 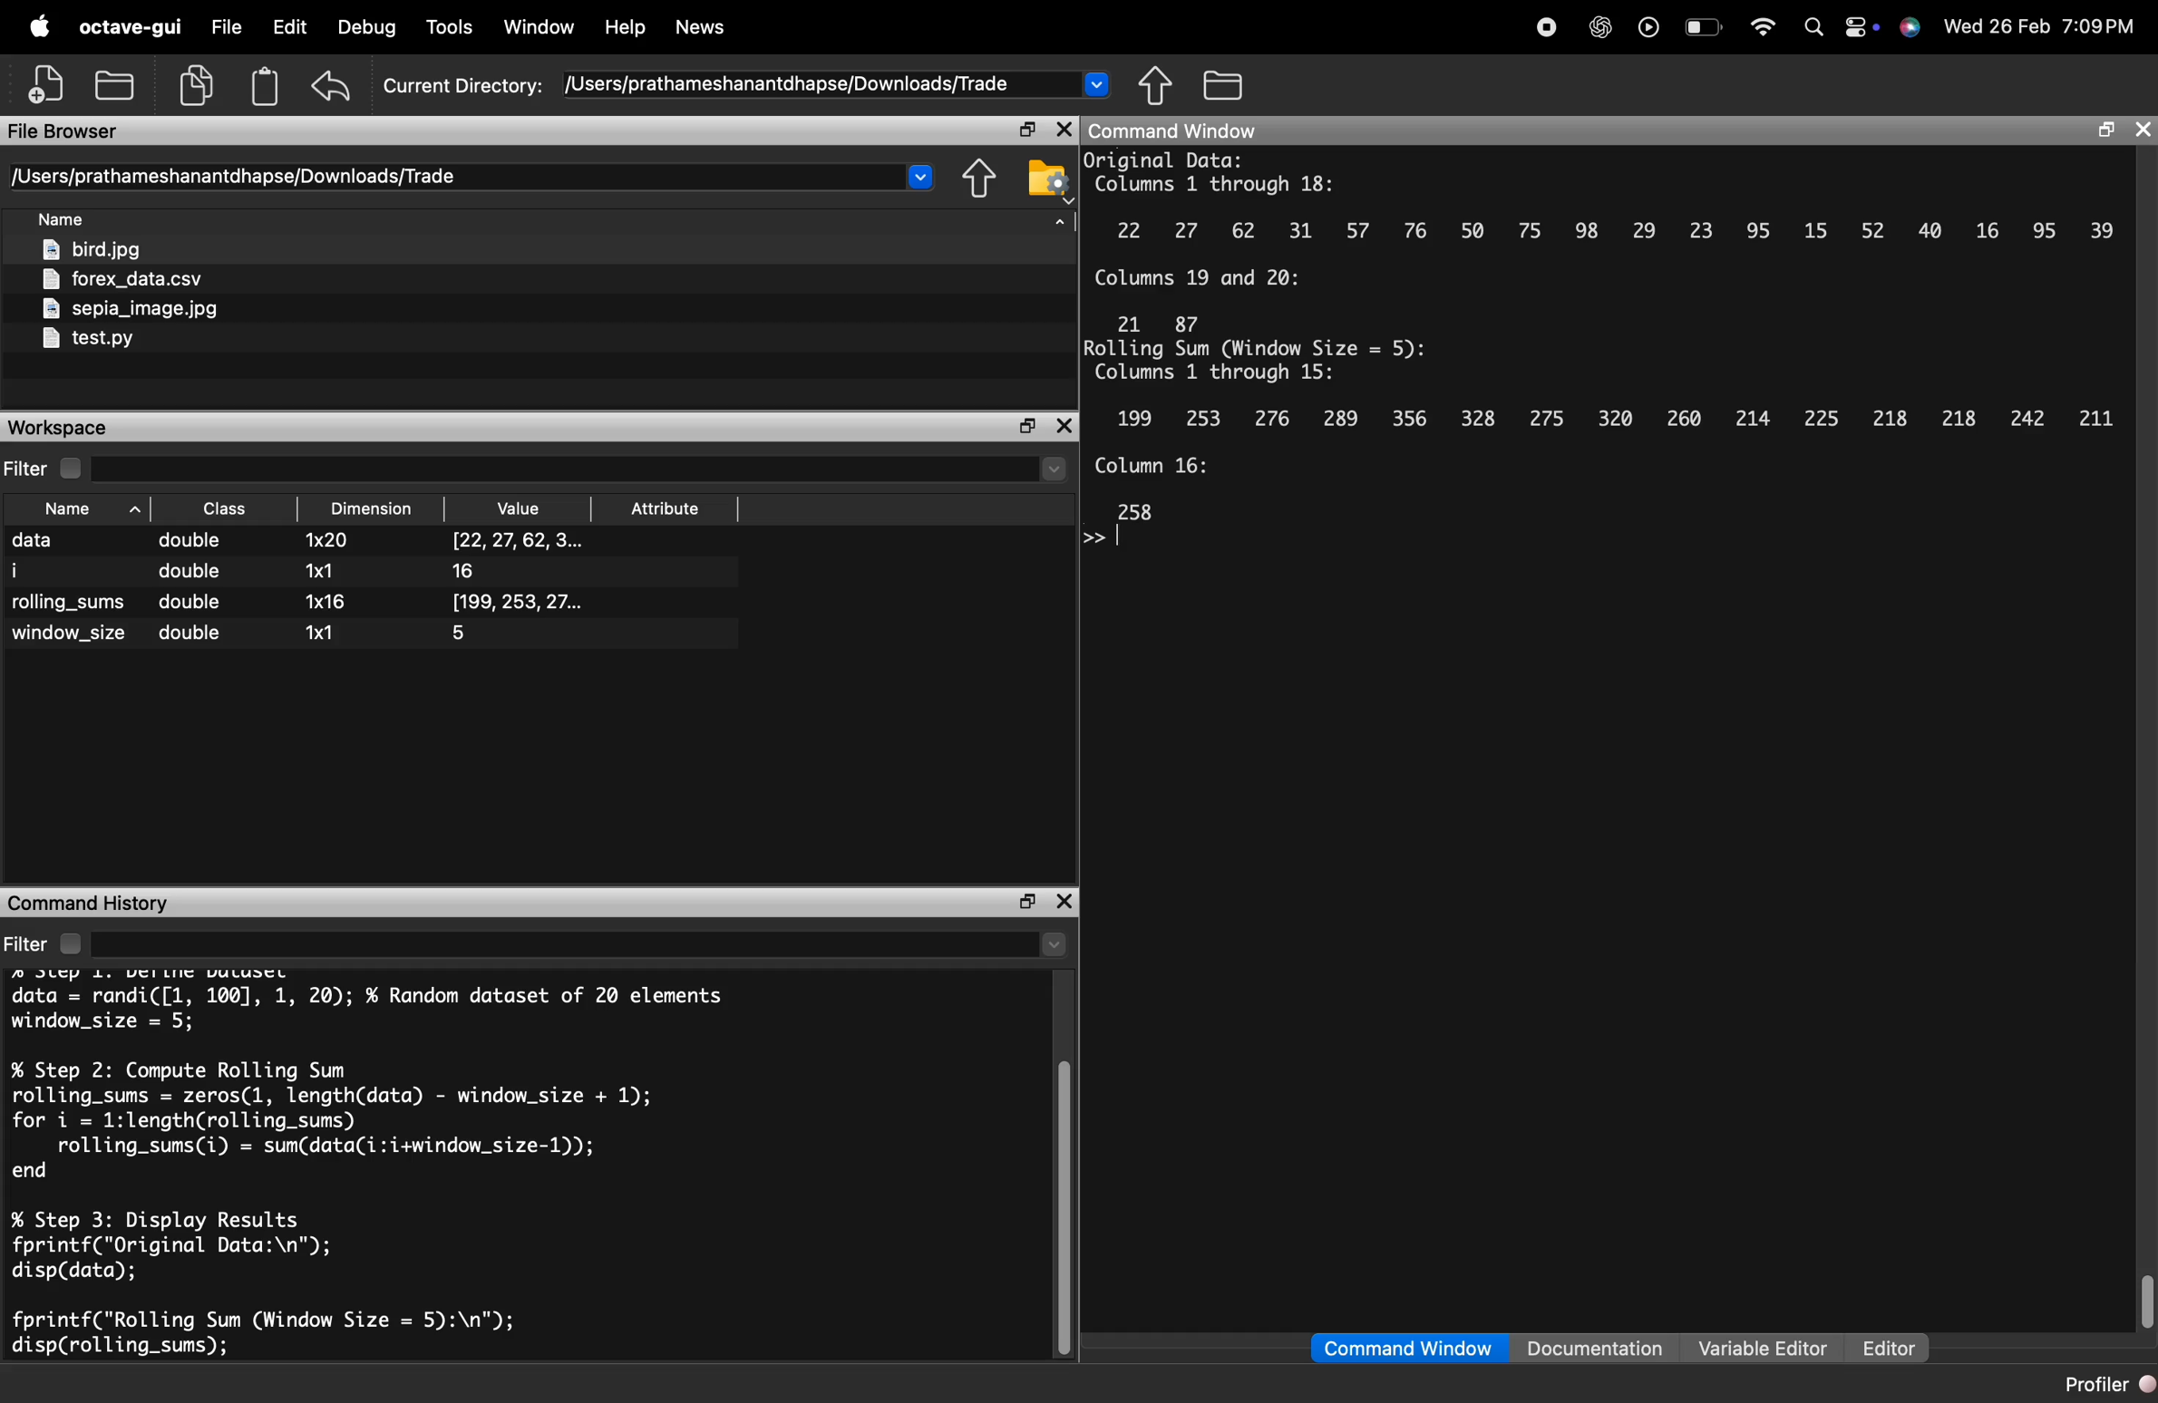 What do you see at coordinates (67, 220) in the screenshot?
I see `sort by name` at bounding box center [67, 220].